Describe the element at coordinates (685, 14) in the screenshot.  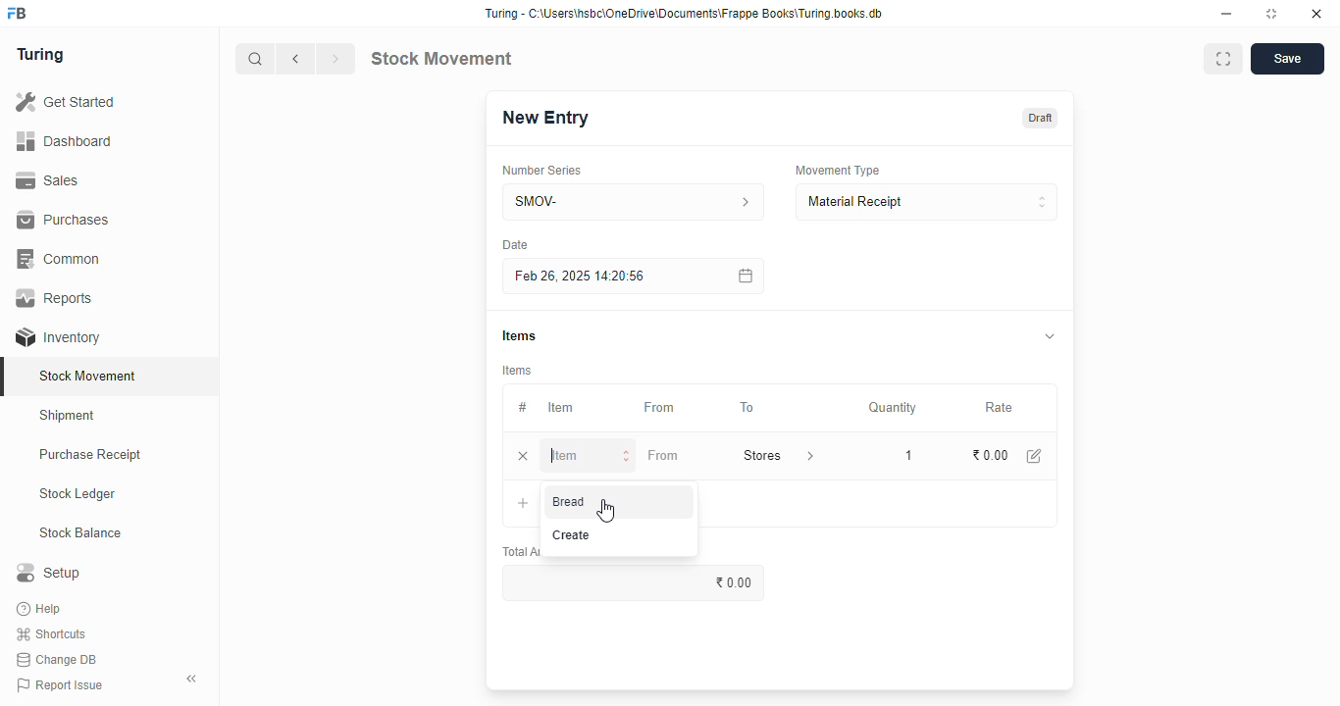
I see `Turing - C:\Users\nsbc\OneDrive\Documents\Frappe Books\Turing books.db` at that location.